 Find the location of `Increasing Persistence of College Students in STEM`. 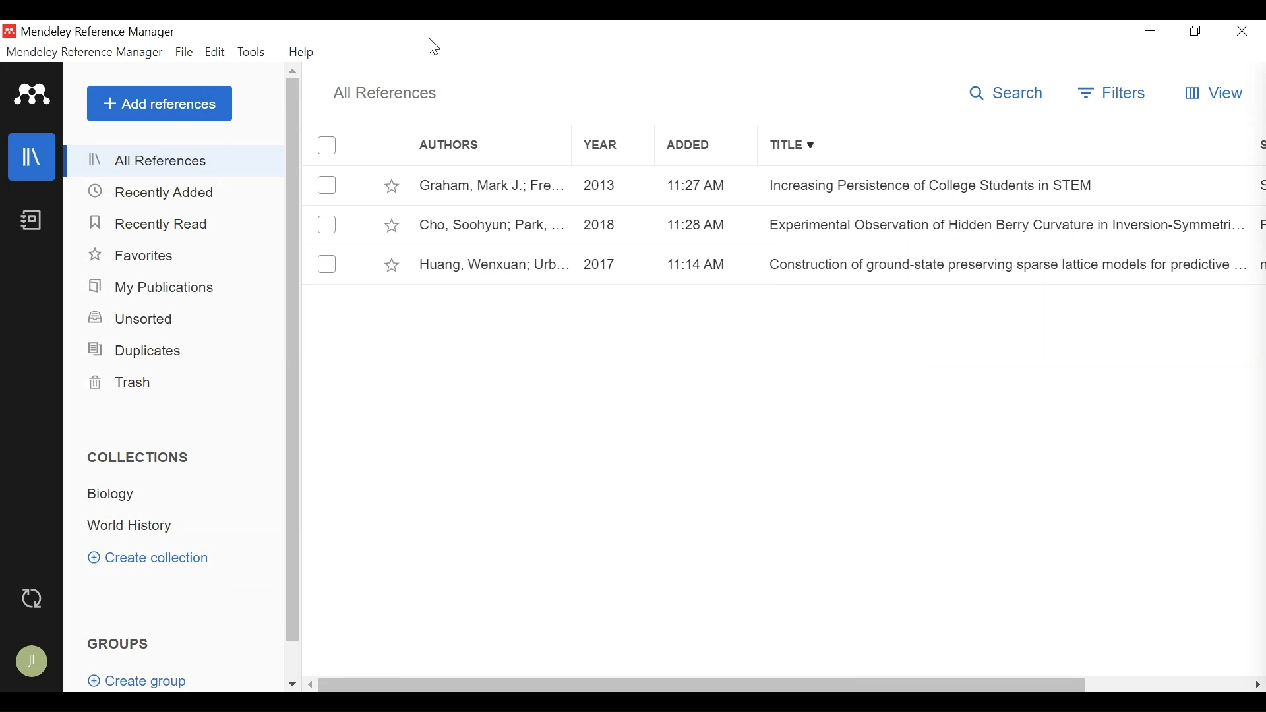

Increasing Persistence of College Students in STEM is located at coordinates (1002, 184).